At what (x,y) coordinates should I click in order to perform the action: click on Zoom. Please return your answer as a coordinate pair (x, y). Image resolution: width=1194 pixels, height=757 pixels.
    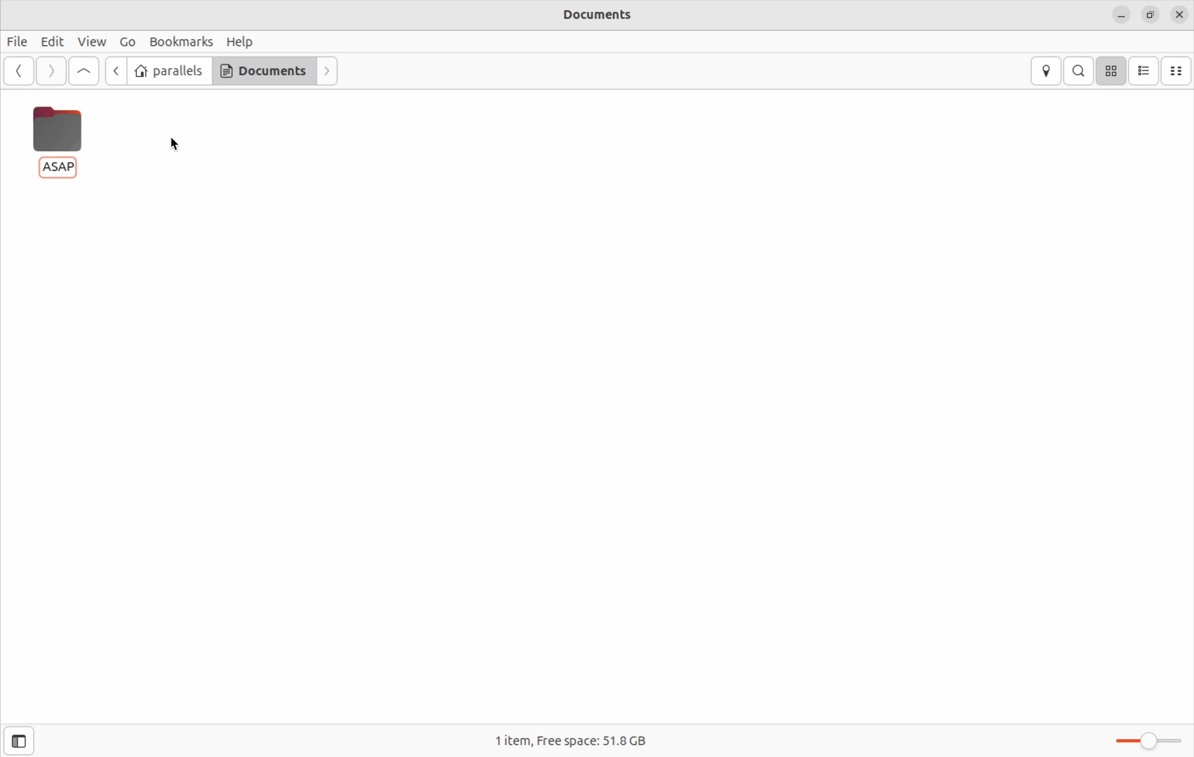
    Looking at the image, I should click on (1147, 738).